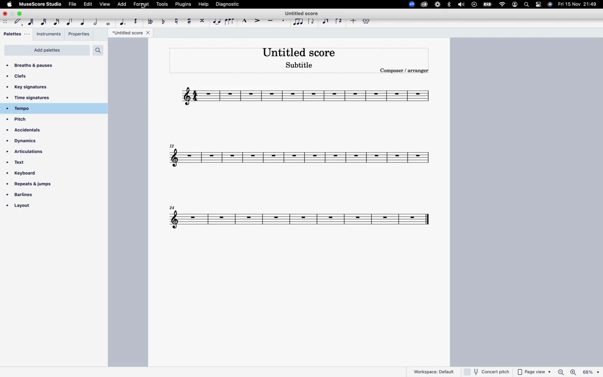 Image resolution: width=603 pixels, height=377 pixels. I want to click on properties, so click(79, 35).